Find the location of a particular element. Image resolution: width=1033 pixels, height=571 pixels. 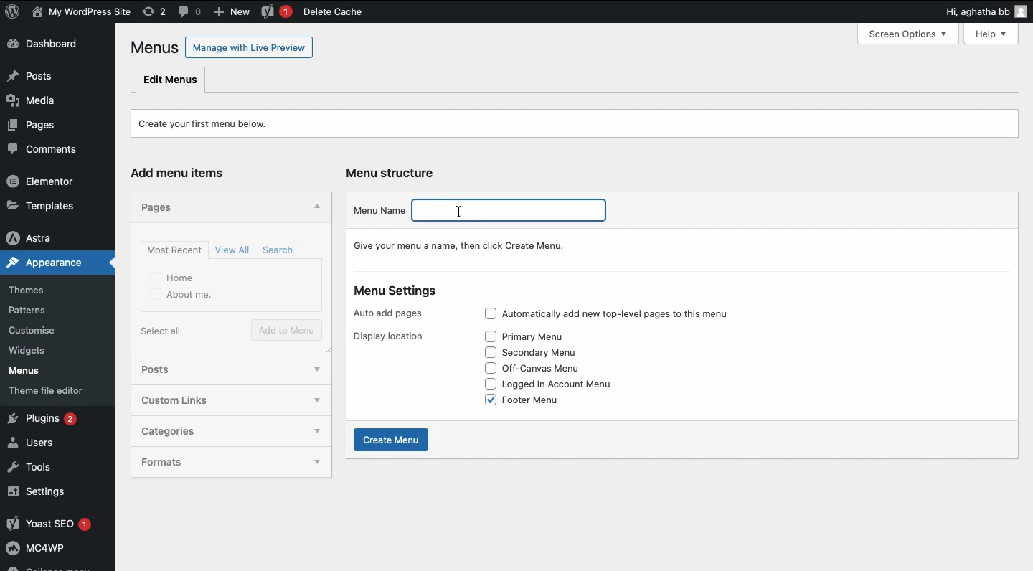

Menus is located at coordinates (34, 372).